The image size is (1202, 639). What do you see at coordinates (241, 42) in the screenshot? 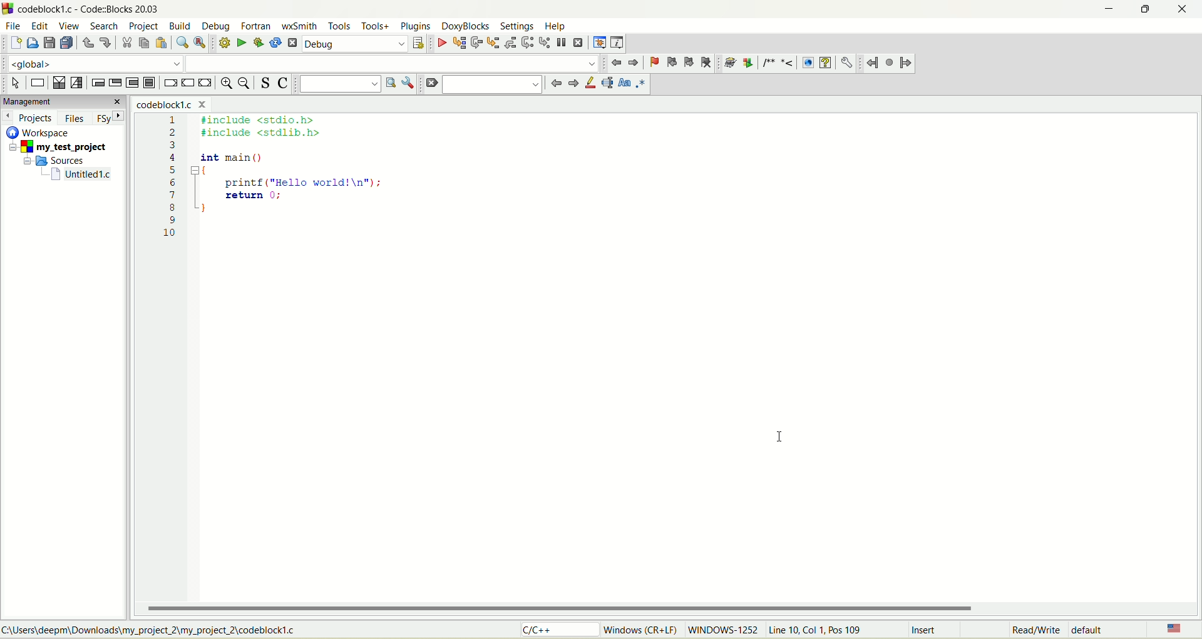
I see `run` at bounding box center [241, 42].